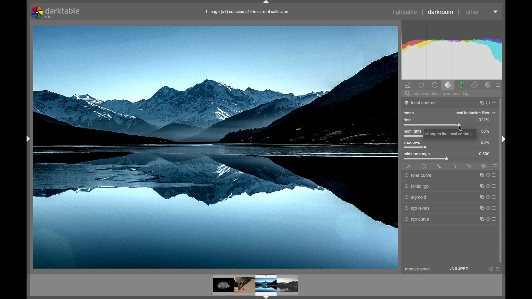 This screenshot has height=299, width=532. Describe the element at coordinates (409, 166) in the screenshot. I see `off` at that location.